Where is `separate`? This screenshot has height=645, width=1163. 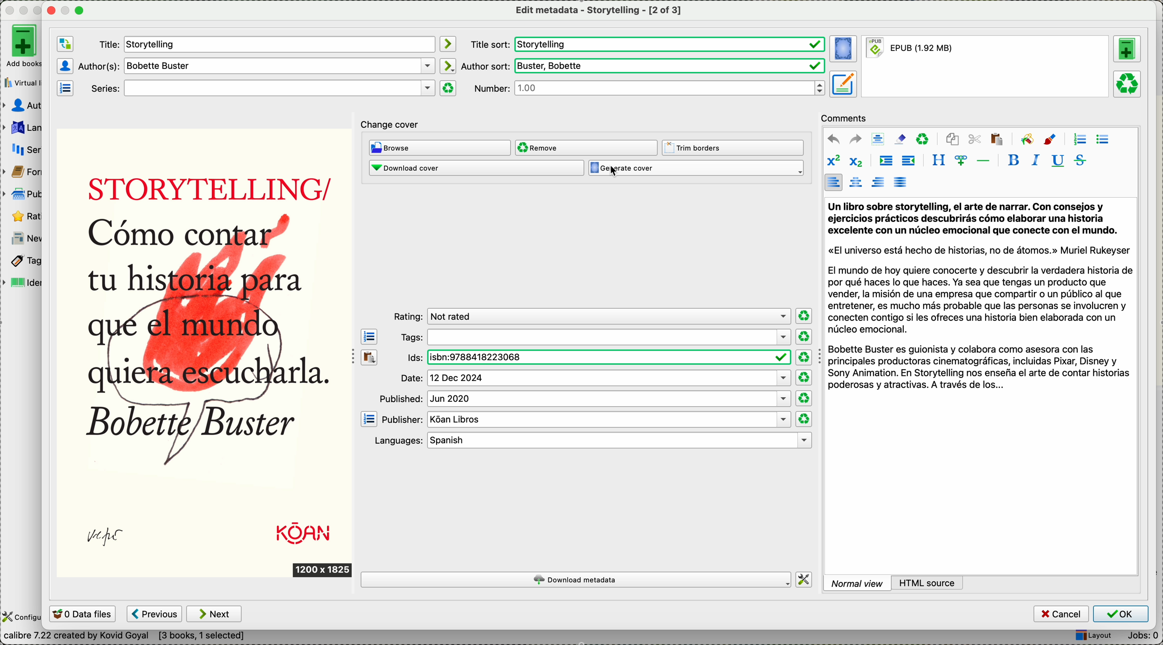 separate is located at coordinates (982, 160).